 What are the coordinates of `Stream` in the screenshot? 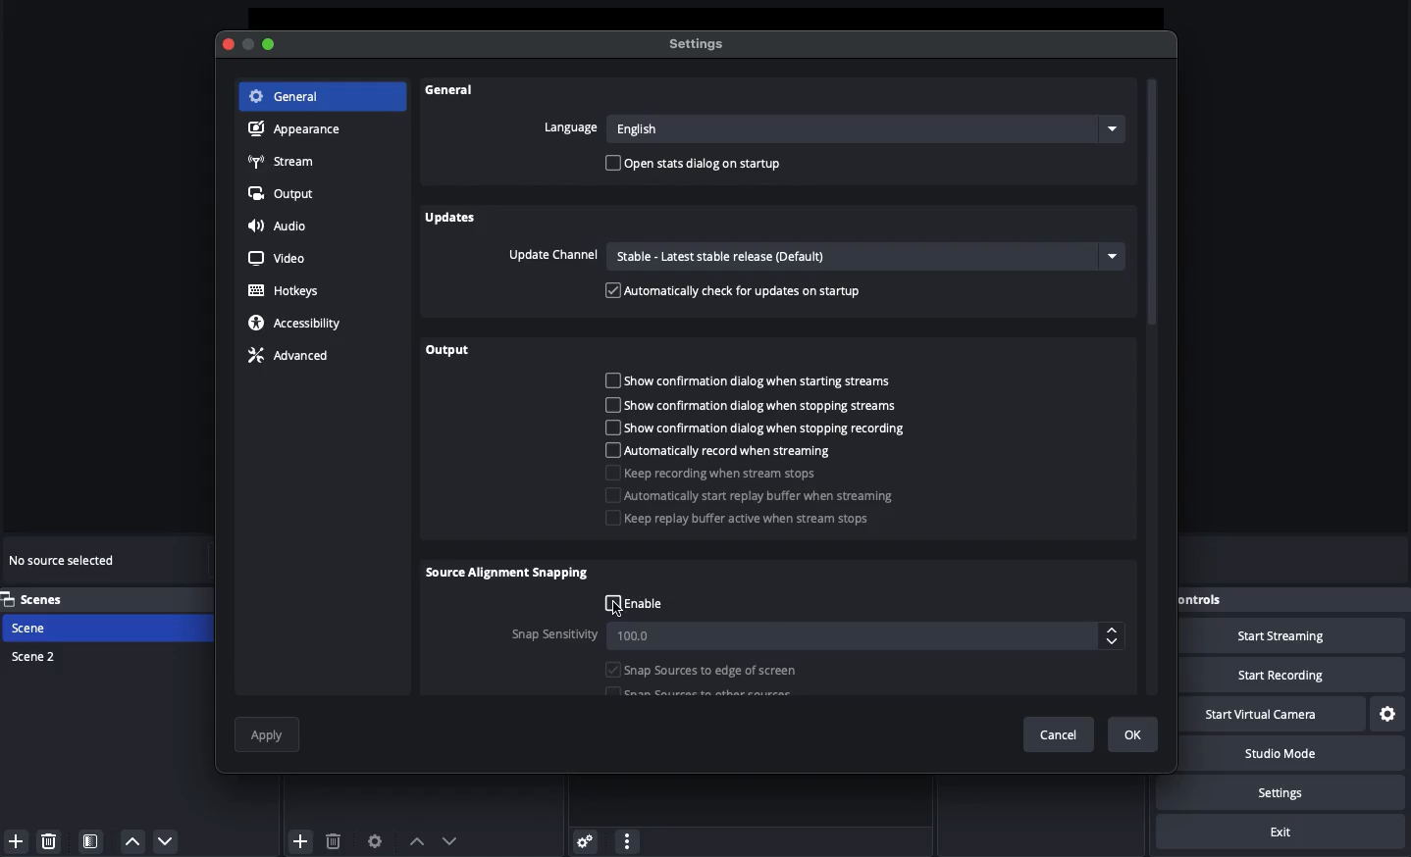 It's located at (286, 161).